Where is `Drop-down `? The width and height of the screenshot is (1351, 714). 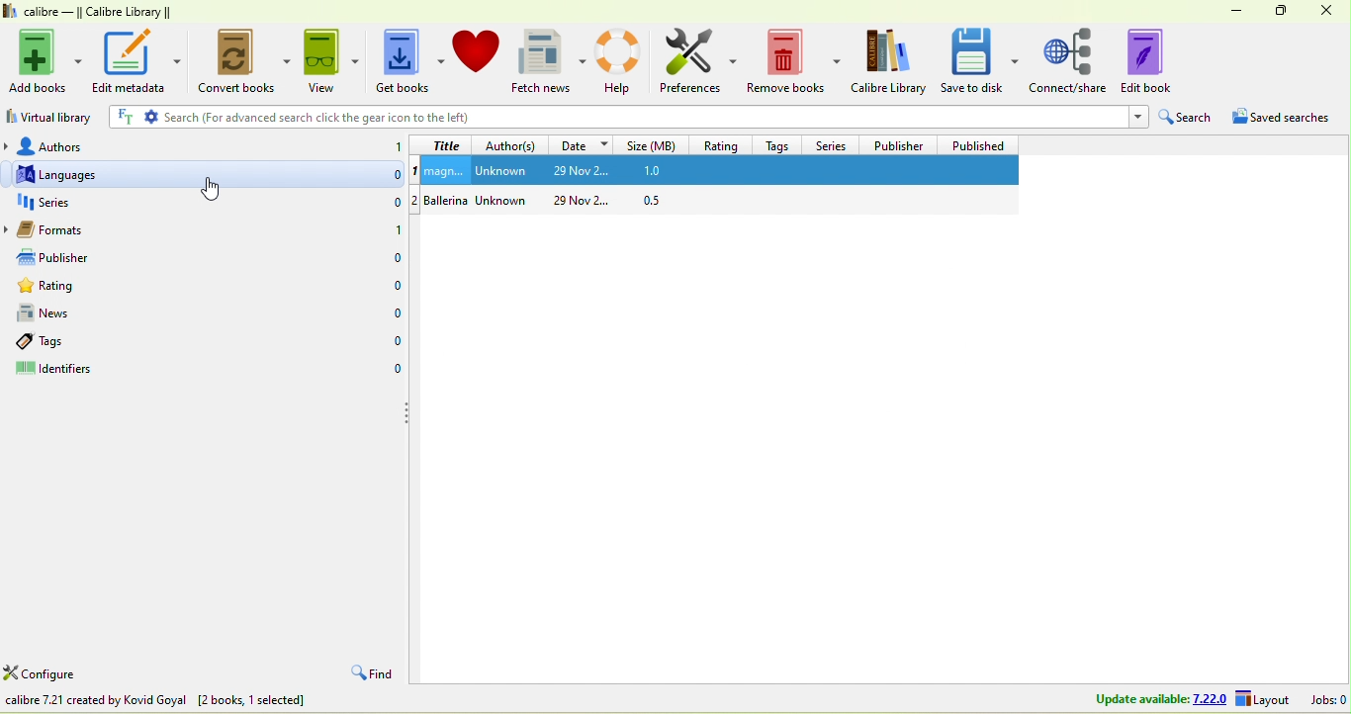 Drop-down  is located at coordinates (1136, 118).